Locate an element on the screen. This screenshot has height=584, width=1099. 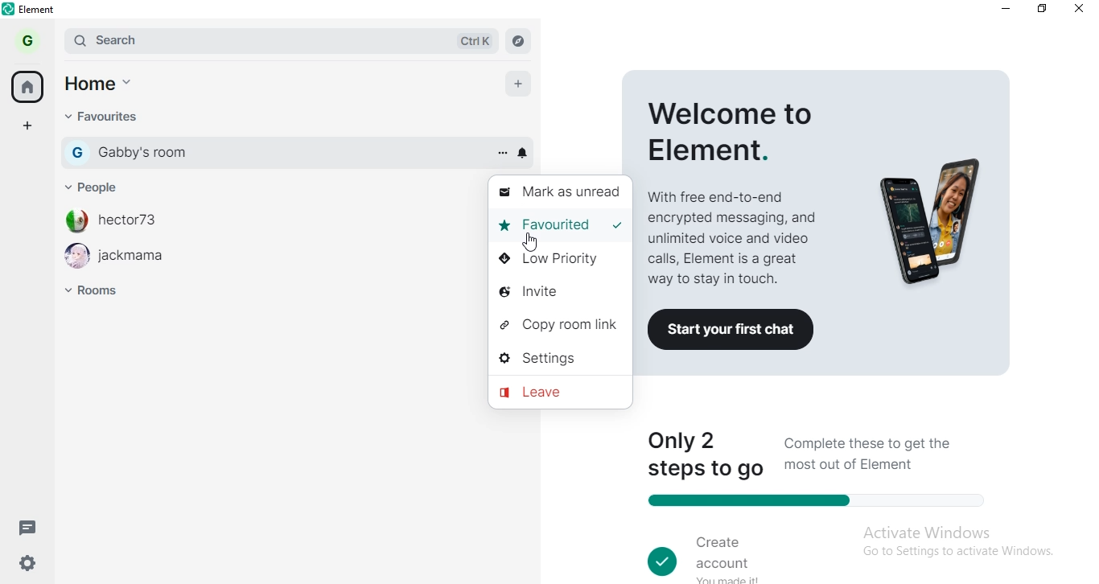
ctrl k is located at coordinates (471, 40).